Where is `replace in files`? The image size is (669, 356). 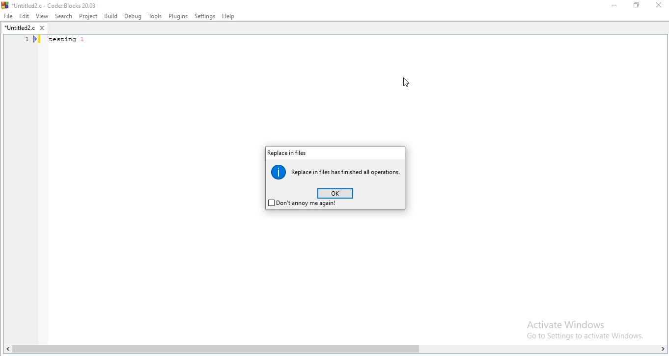 replace in files is located at coordinates (287, 153).